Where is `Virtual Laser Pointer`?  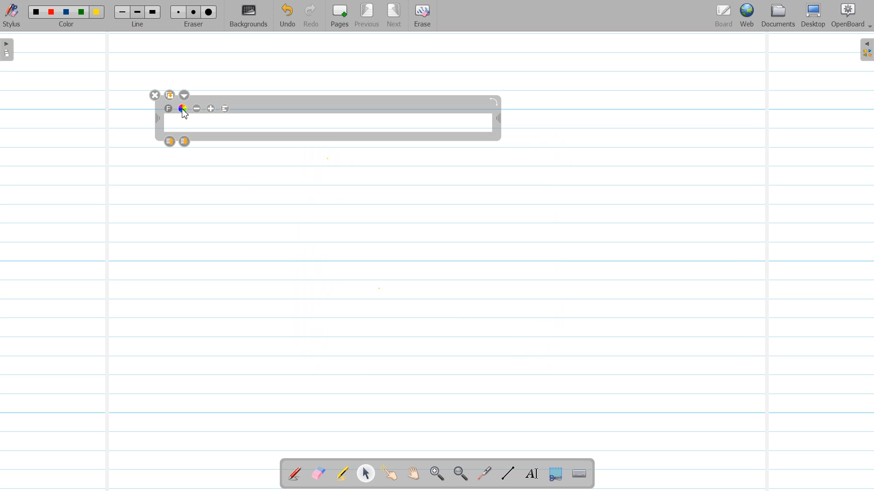 Virtual Laser Pointer is located at coordinates (482, 474).